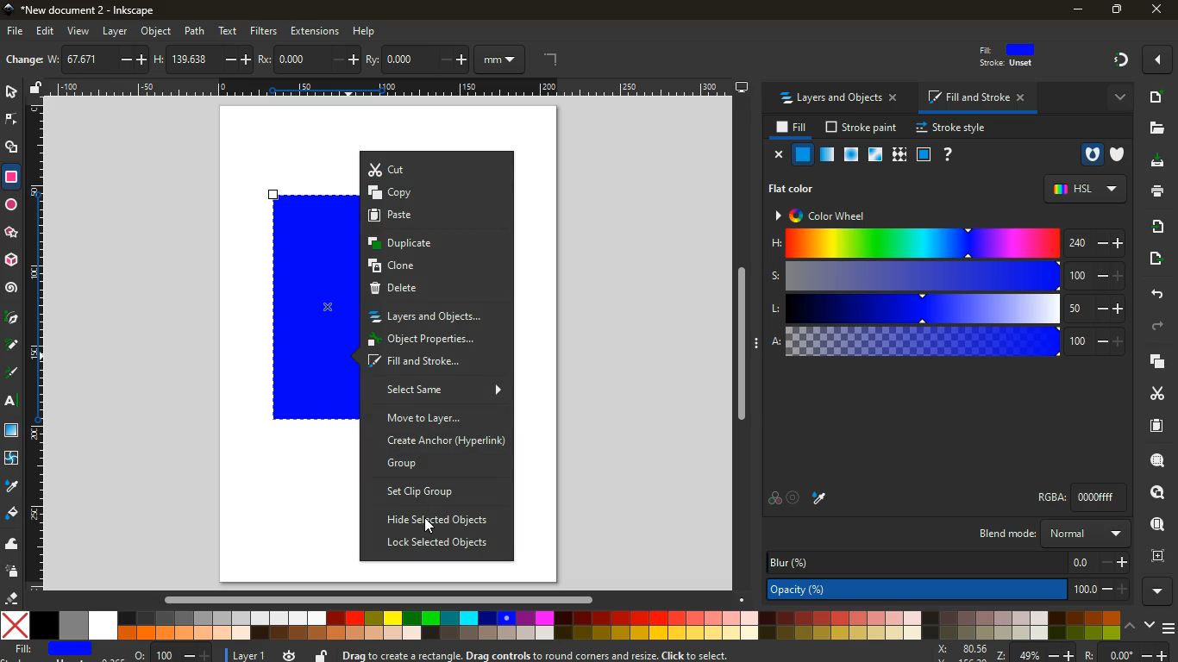  I want to click on select, so click(9, 93).